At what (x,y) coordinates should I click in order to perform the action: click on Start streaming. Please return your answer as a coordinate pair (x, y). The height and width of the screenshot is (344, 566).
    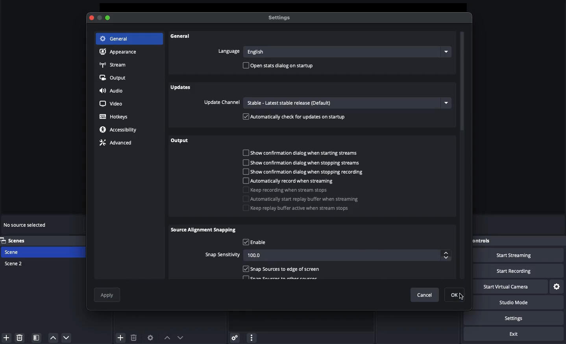
    Looking at the image, I should click on (520, 255).